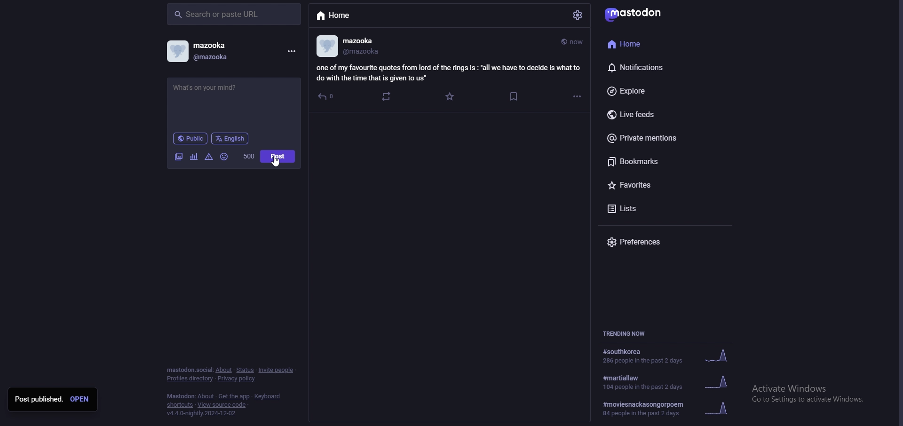 The height and width of the screenshot is (426, 903). Describe the element at coordinates (668, 383) in the screenshot. I see `trending` at that location.